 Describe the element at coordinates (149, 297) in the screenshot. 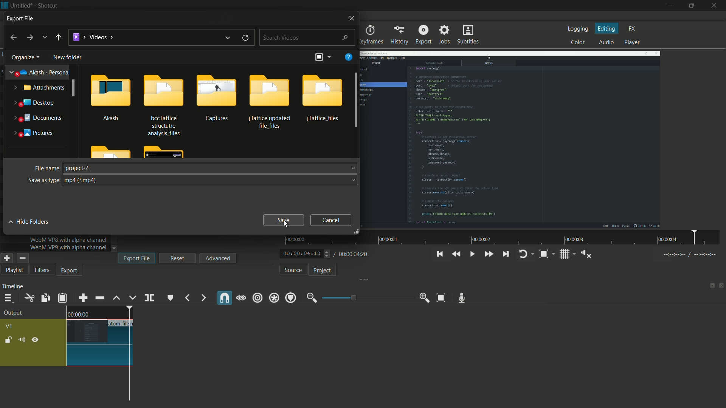

I see `split at playhead` at that location.